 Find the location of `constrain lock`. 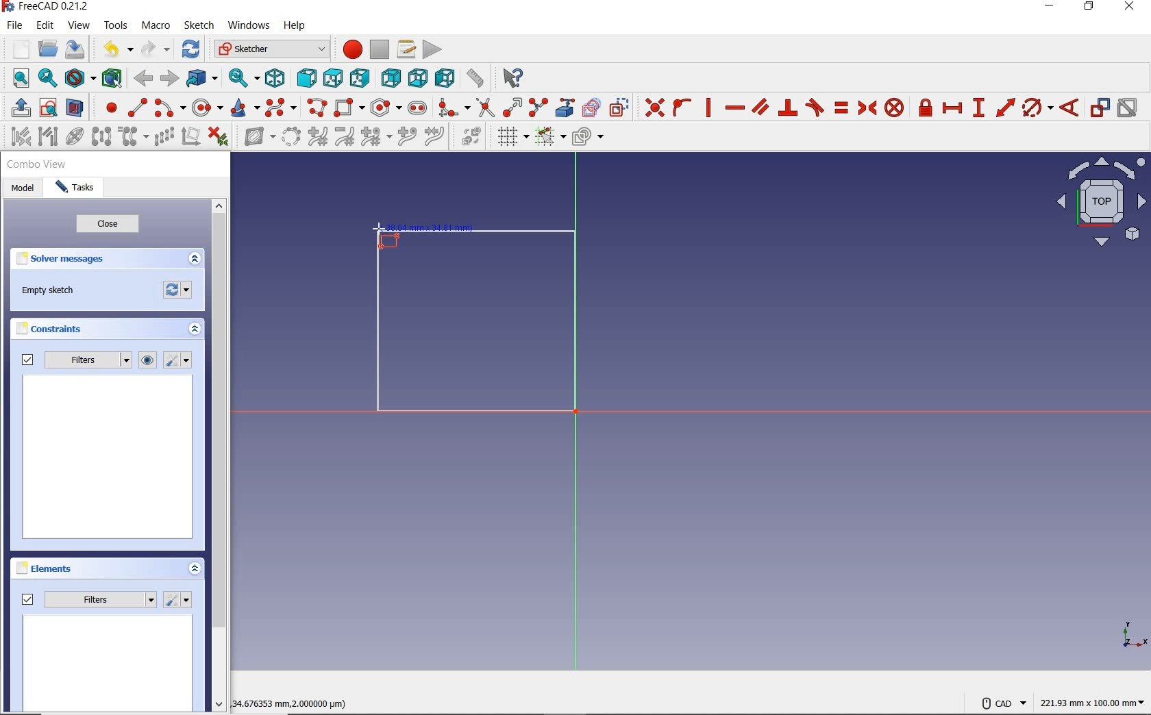

constrain lock is located at coordinates (926, 108).